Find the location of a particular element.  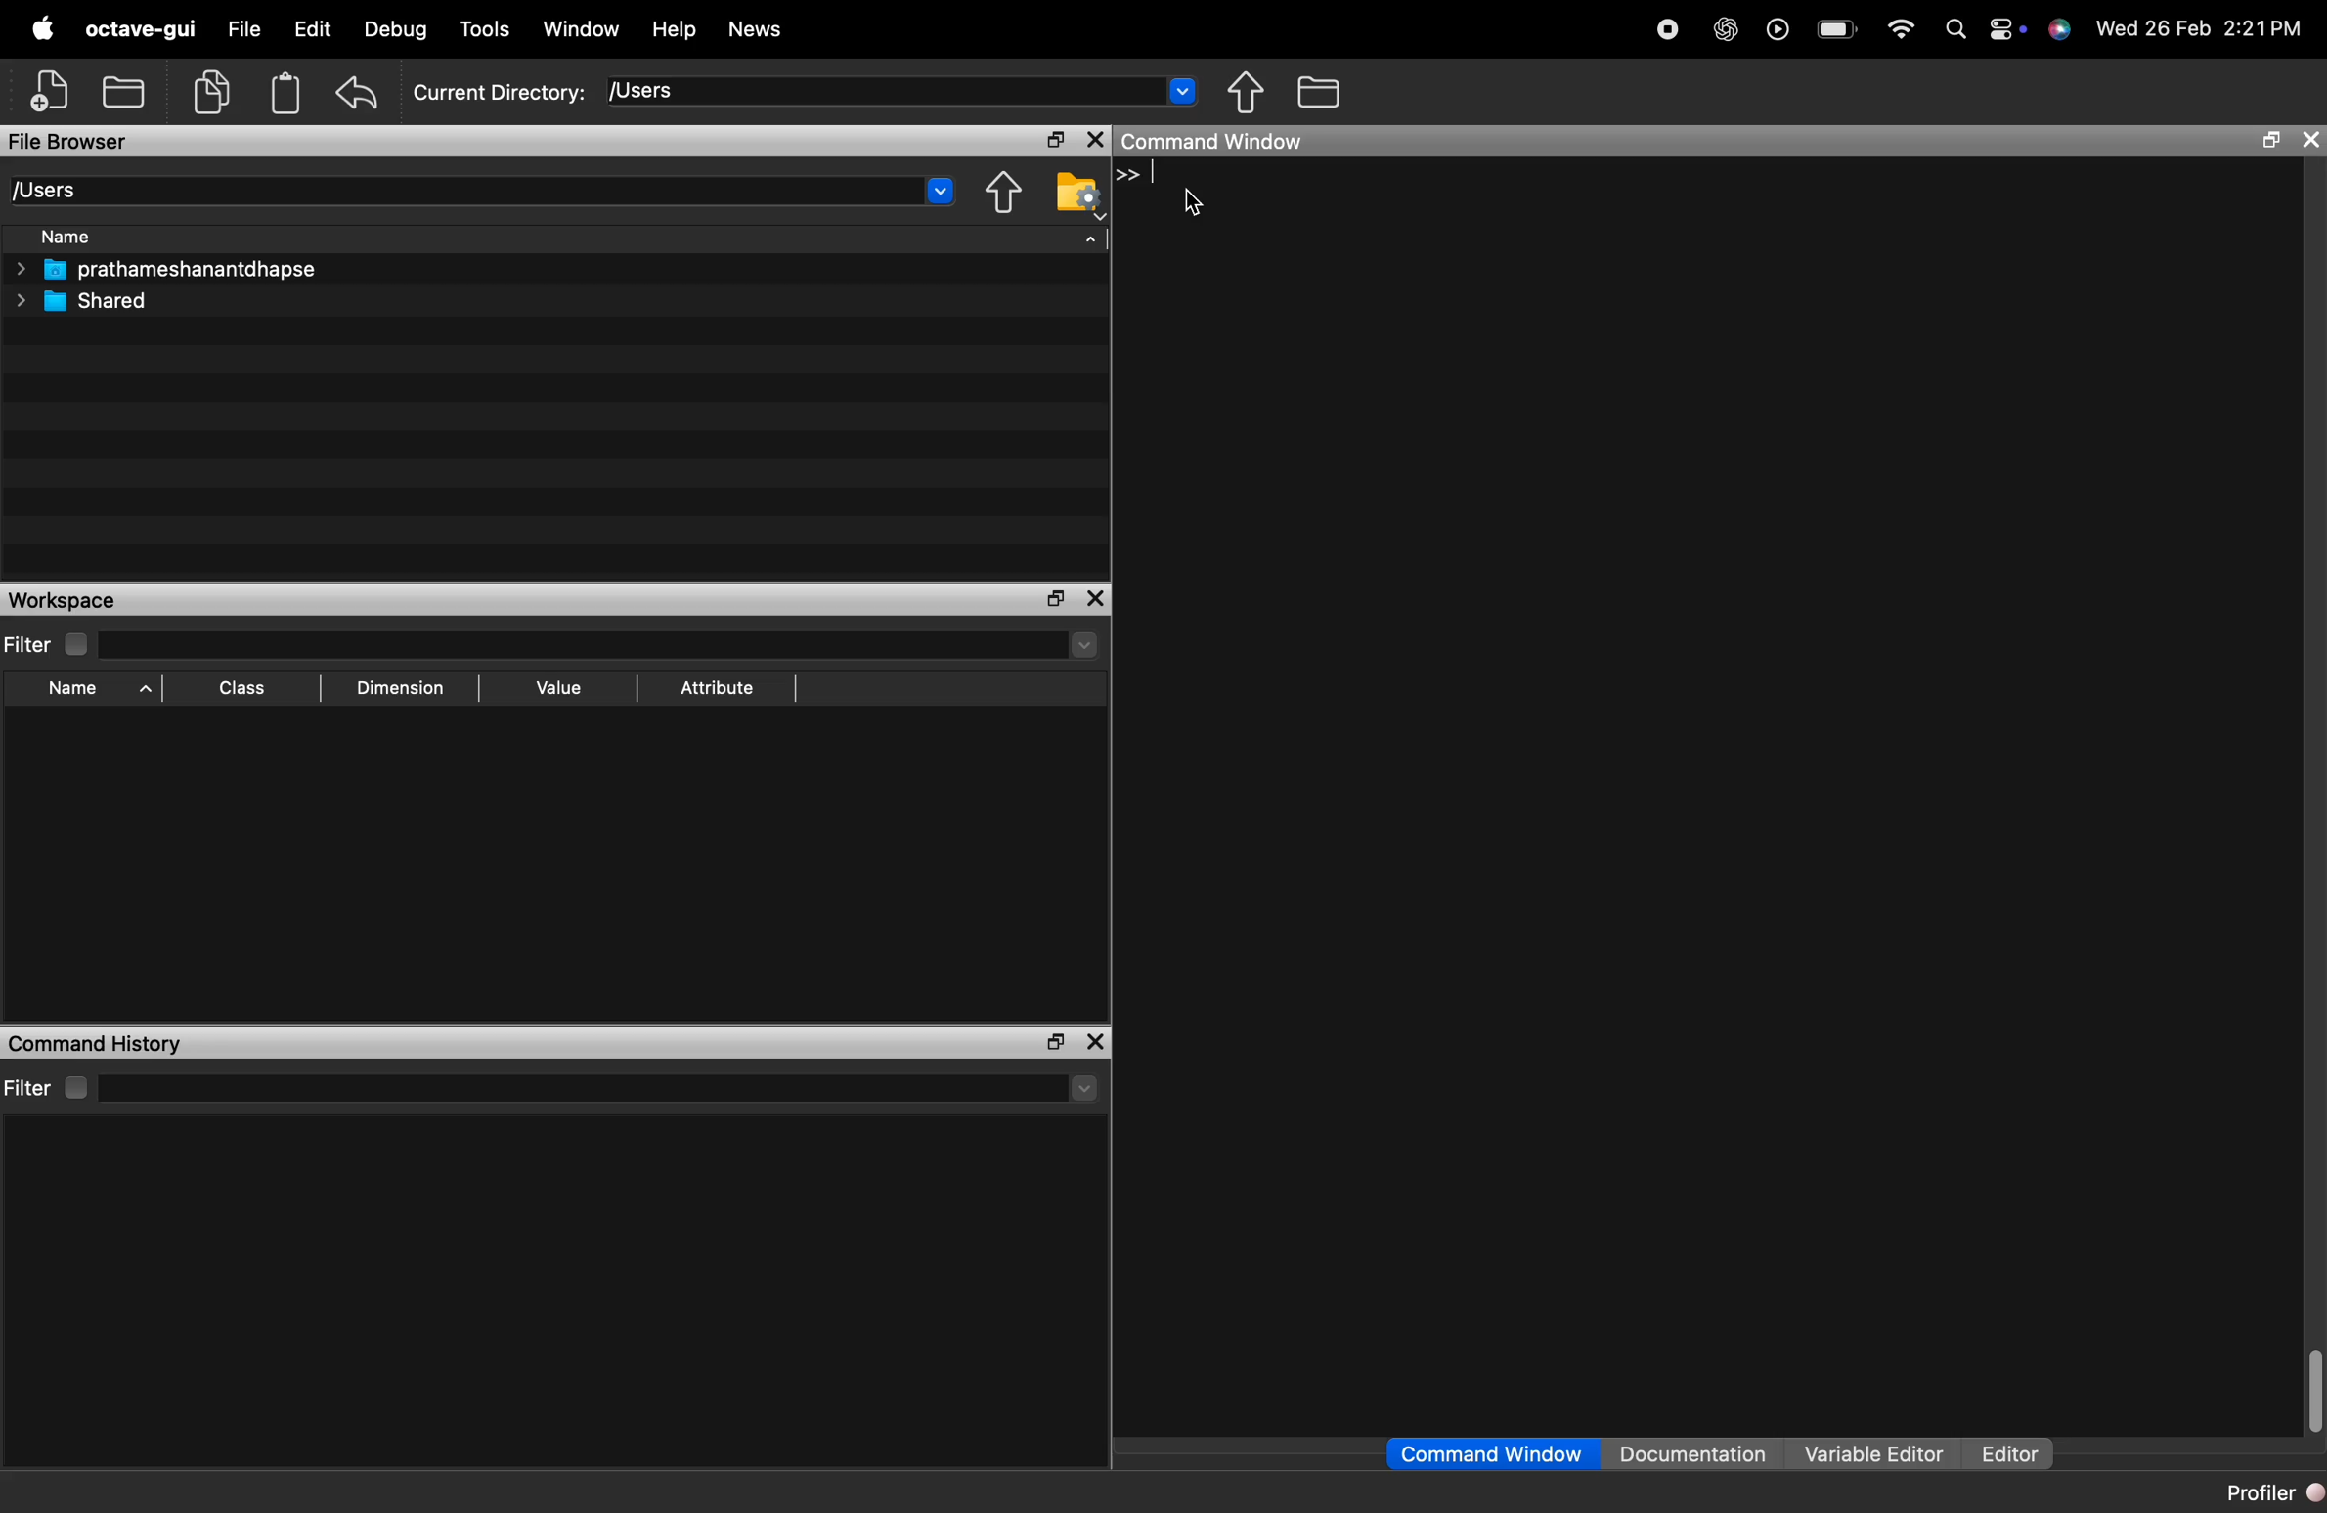

Command Window is located at coordinates (1213, 139).